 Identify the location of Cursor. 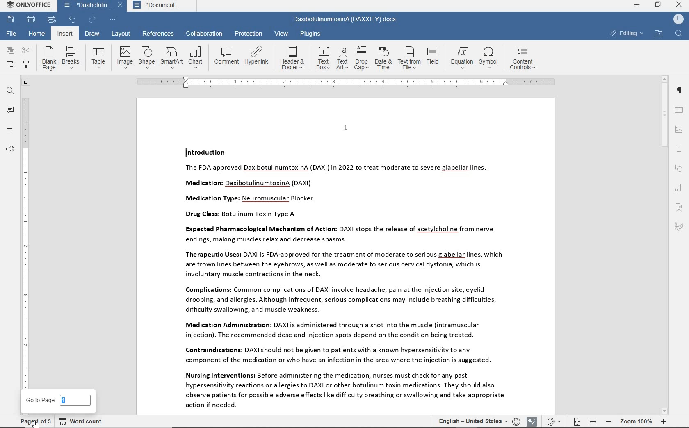
(35, 423).